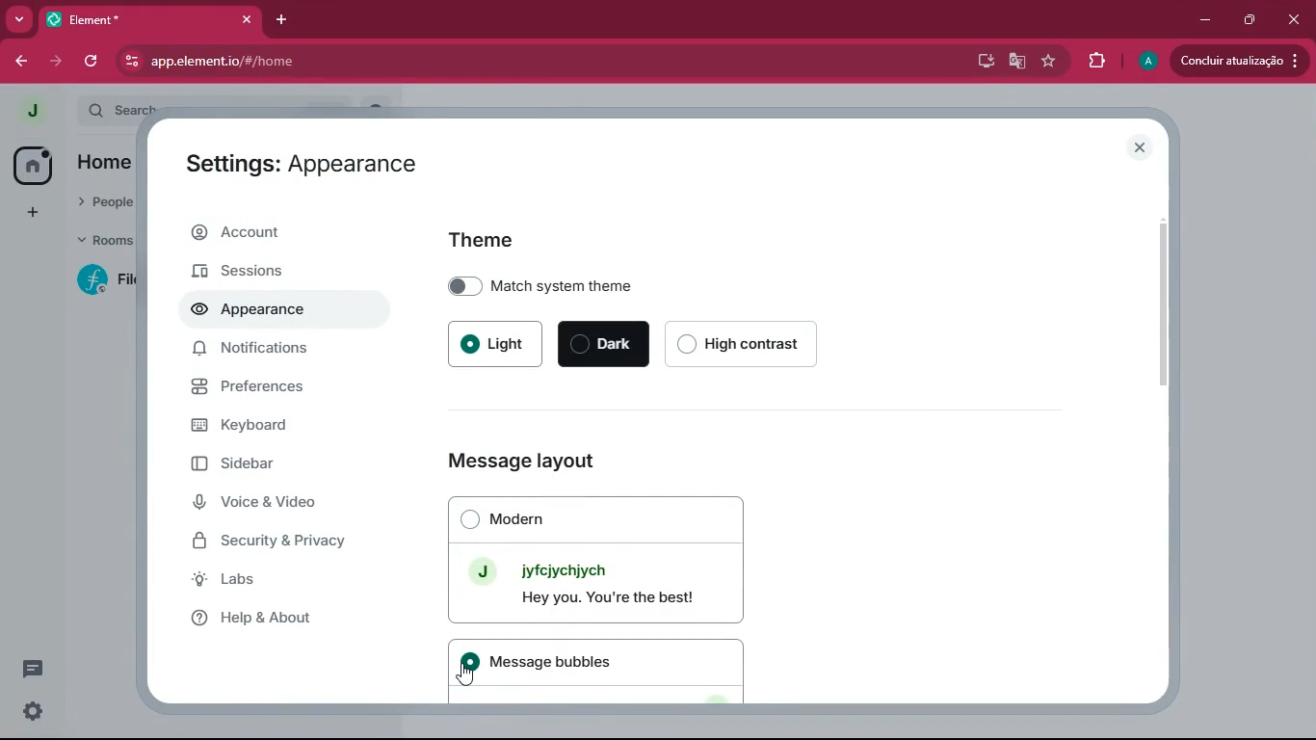  I want to click on theme , so click(504, 238).